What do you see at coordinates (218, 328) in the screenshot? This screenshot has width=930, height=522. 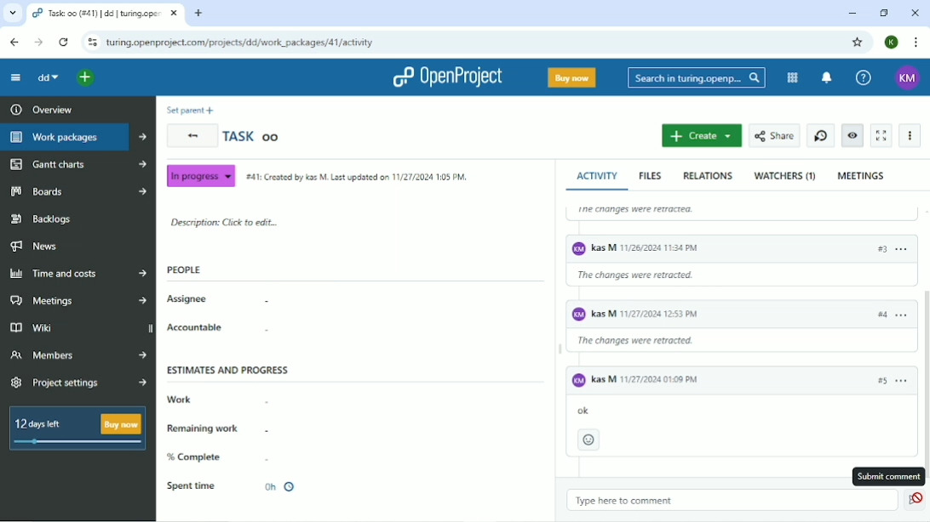 I see `Accountable` at bounding box center [218, 328].